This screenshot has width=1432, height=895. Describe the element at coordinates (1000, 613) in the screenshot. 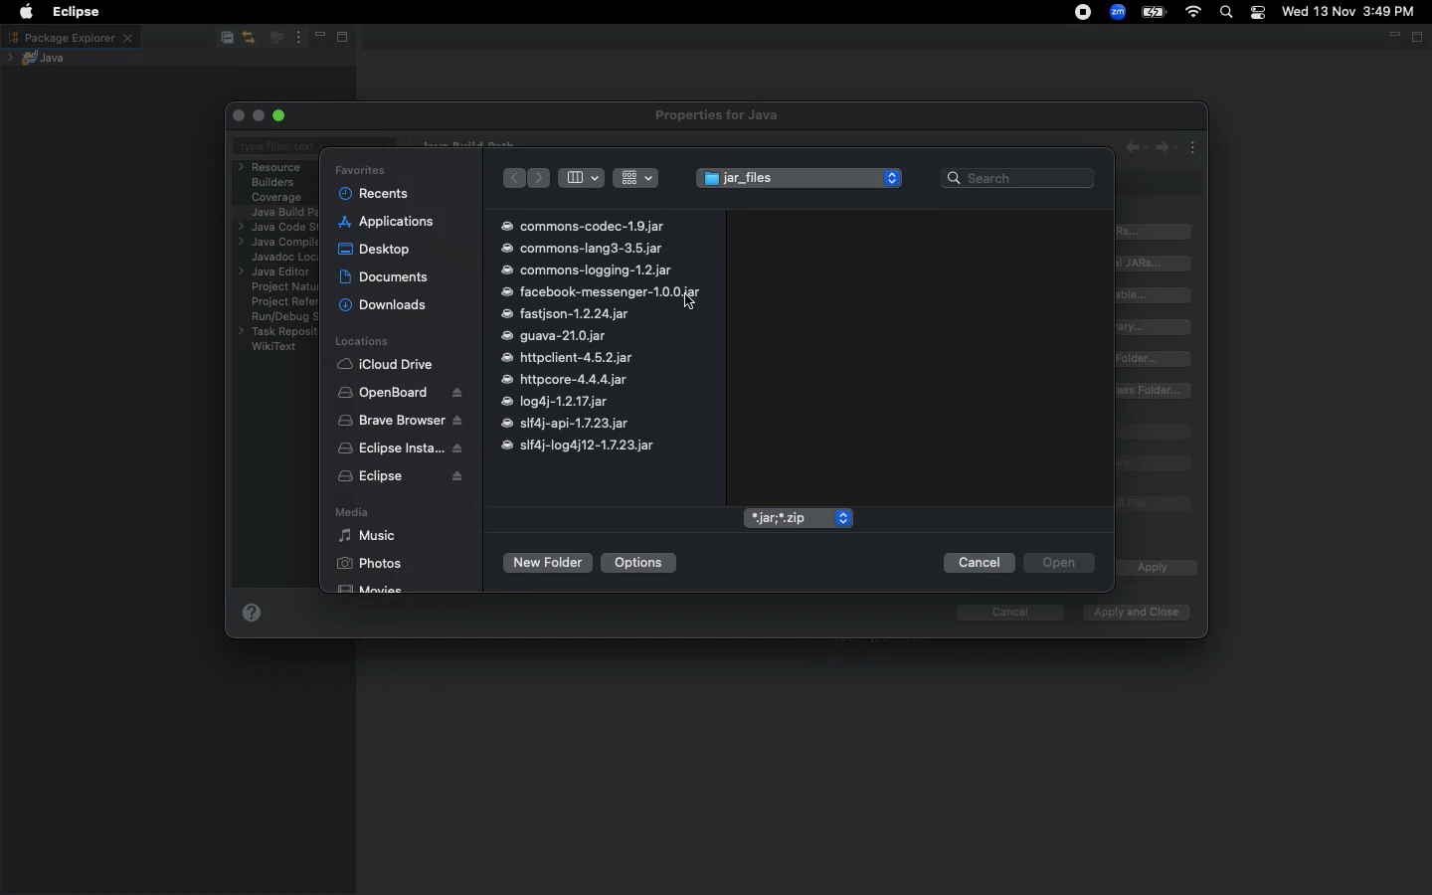

I see `cancel` at that location.